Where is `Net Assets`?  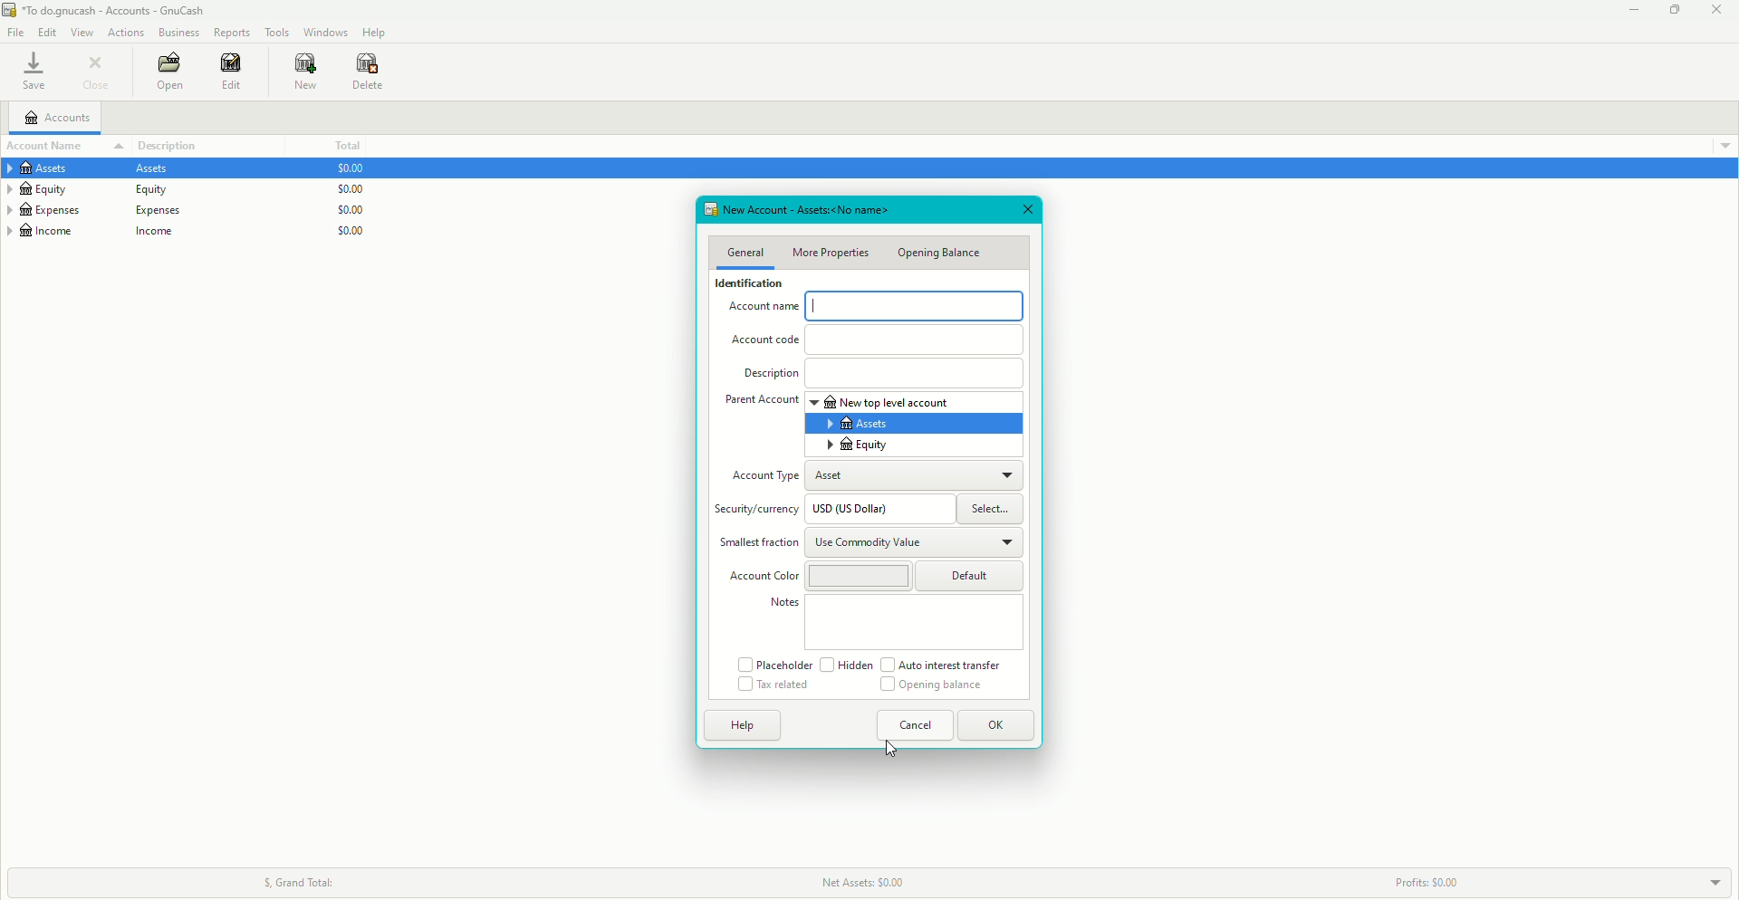
Net Assets is located at coordinates (877, 880).